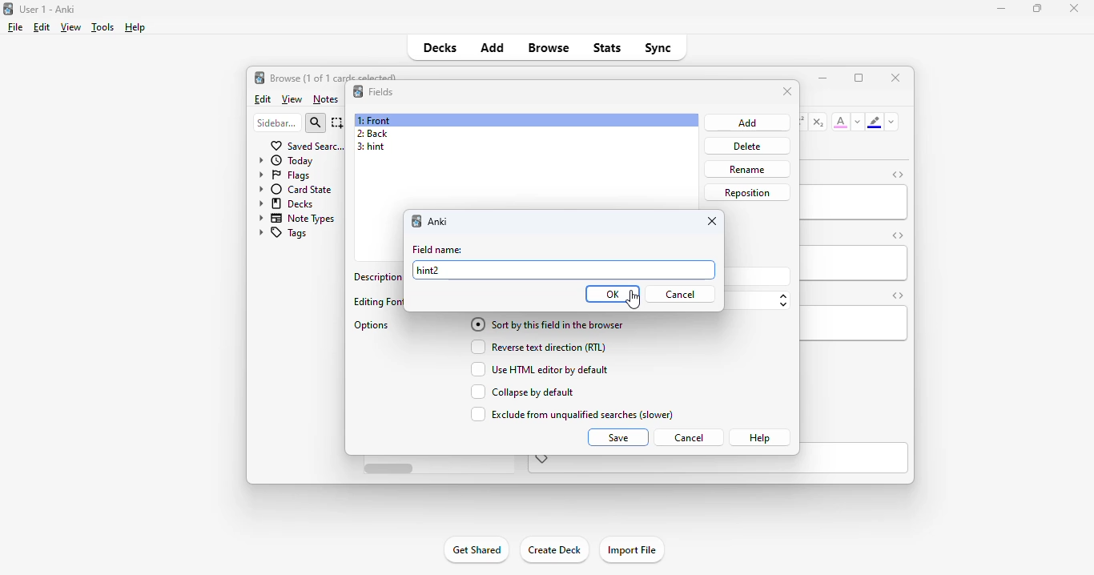  What do you see at coordinates (428, 270) in the screenshot?
I see `hint2` at bounding box center [428, 270].